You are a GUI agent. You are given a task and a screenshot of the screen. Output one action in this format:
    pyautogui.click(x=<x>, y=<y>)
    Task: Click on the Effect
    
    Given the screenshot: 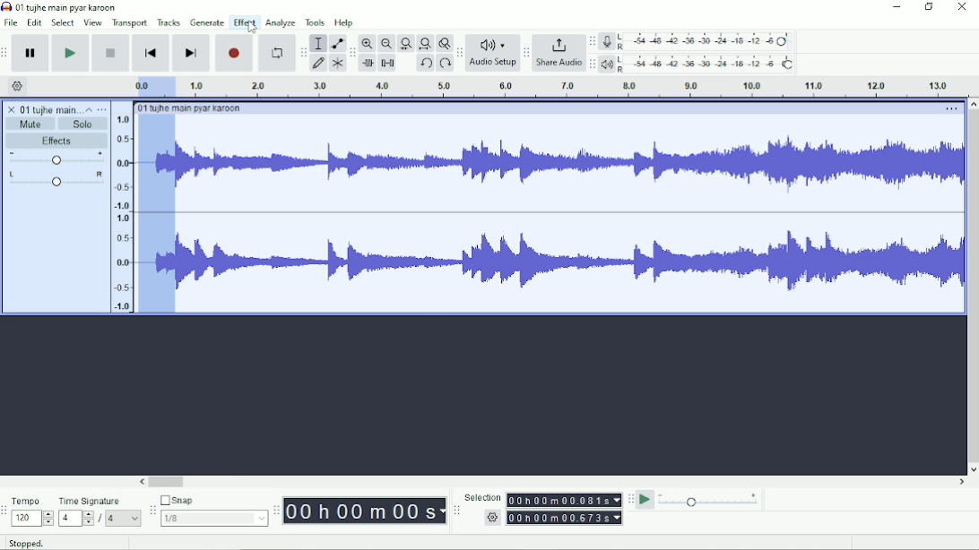 What is the action you would take?
    pyautogui.click(x=244, y=21)
    